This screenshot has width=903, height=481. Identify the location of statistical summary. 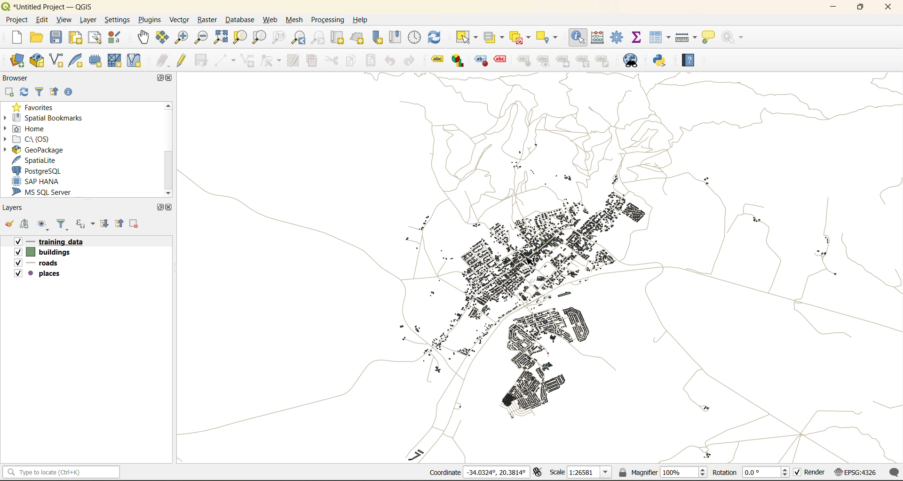
(637, 38).